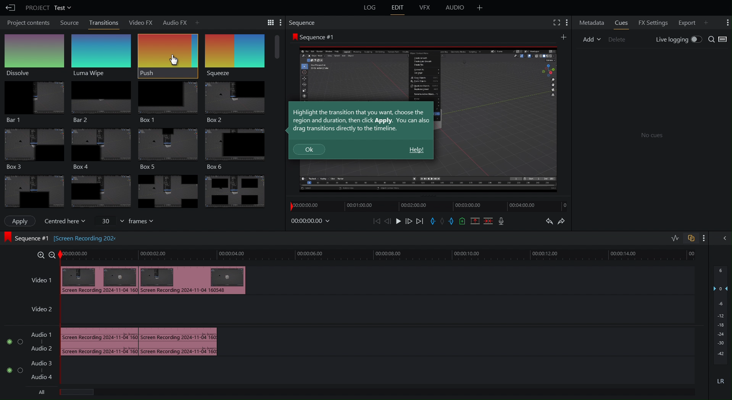 This screenshot has width=732, height=400. What do you see at coordinates (6, 370) in the screenshot?
I see `toggle` at bounding box center [6, 370].